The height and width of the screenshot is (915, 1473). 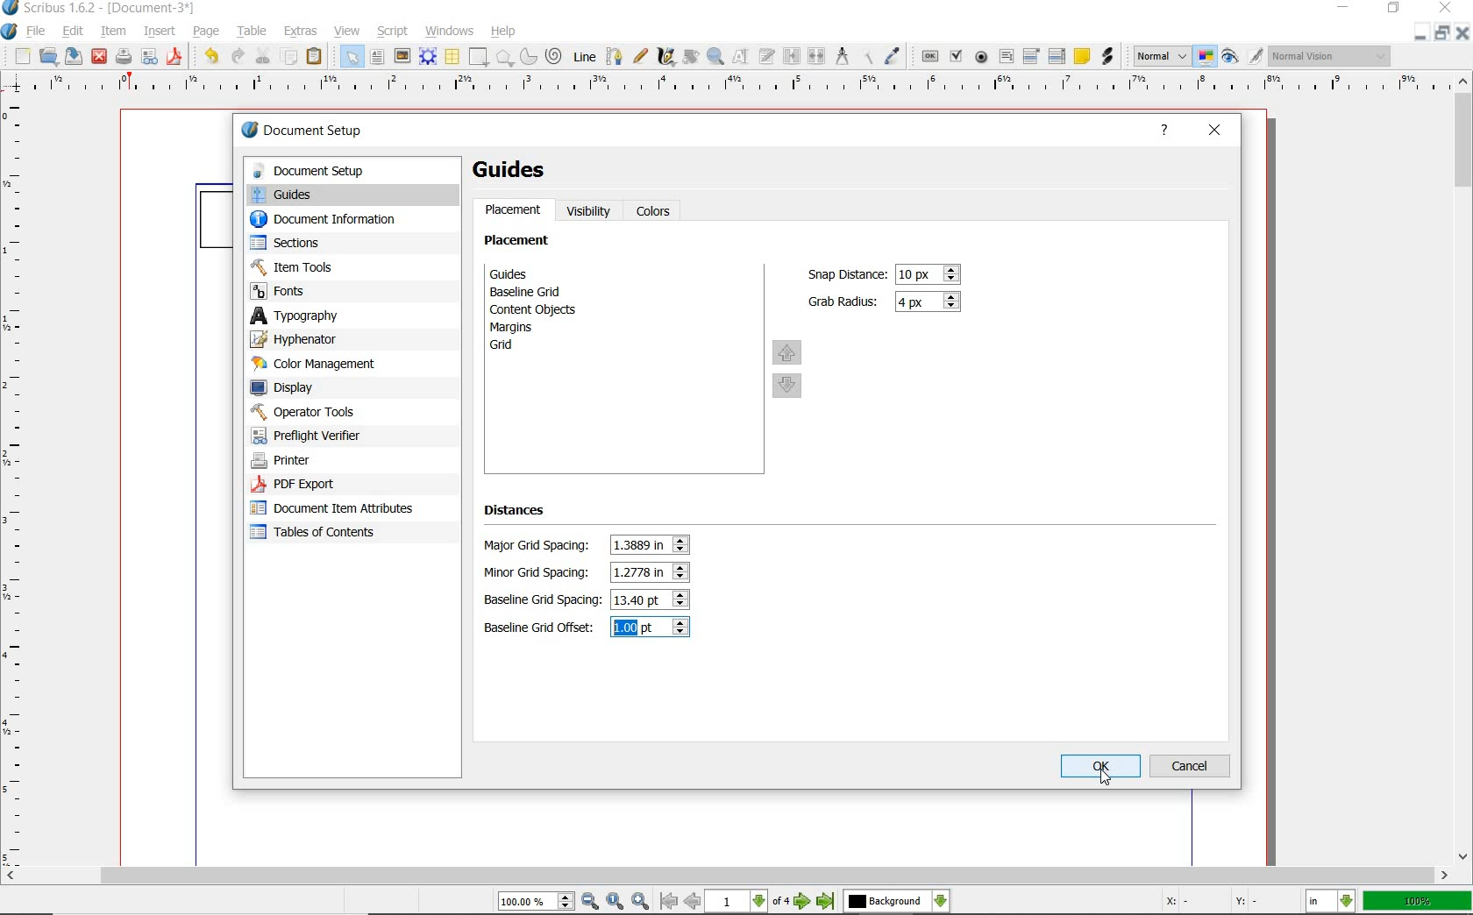 I want to click on content objects, so click(x=543, y=309).